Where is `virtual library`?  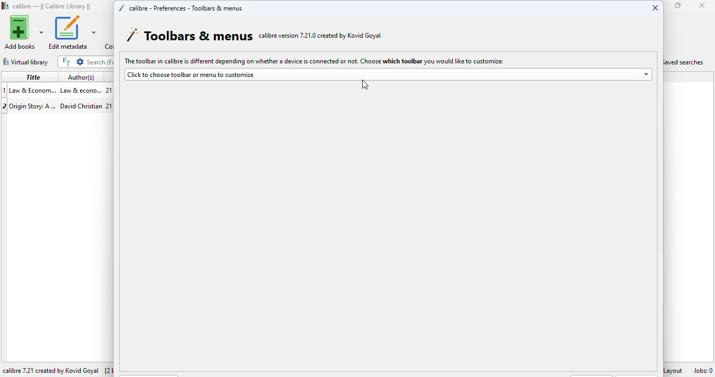 virtual library is located at coordinates (26, 62).